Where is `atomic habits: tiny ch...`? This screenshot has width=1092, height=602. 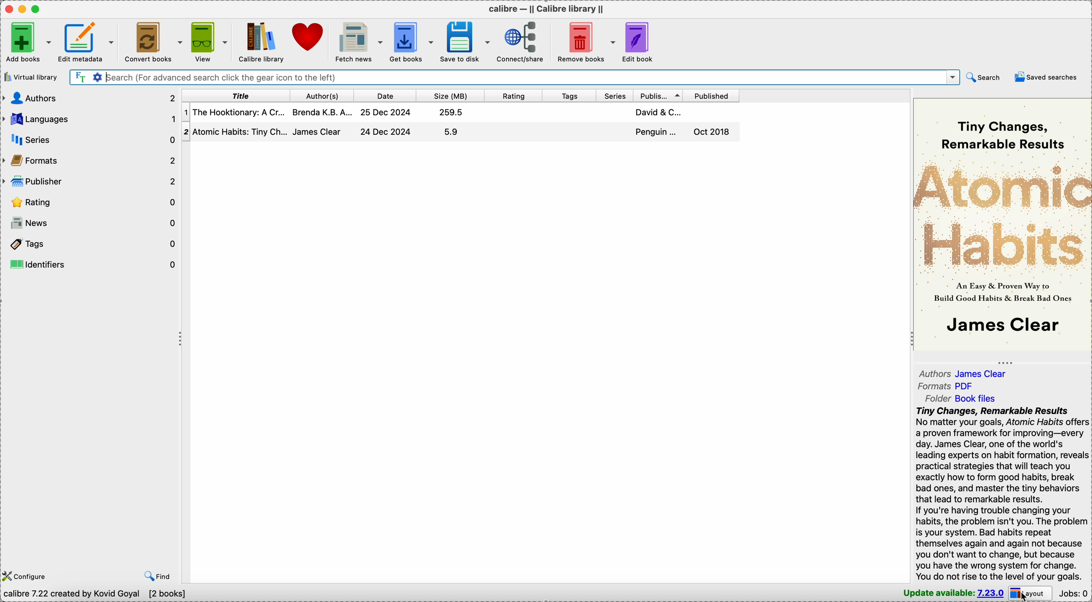 atomic habits: tiny ch... is located at coordinates (241, 131).